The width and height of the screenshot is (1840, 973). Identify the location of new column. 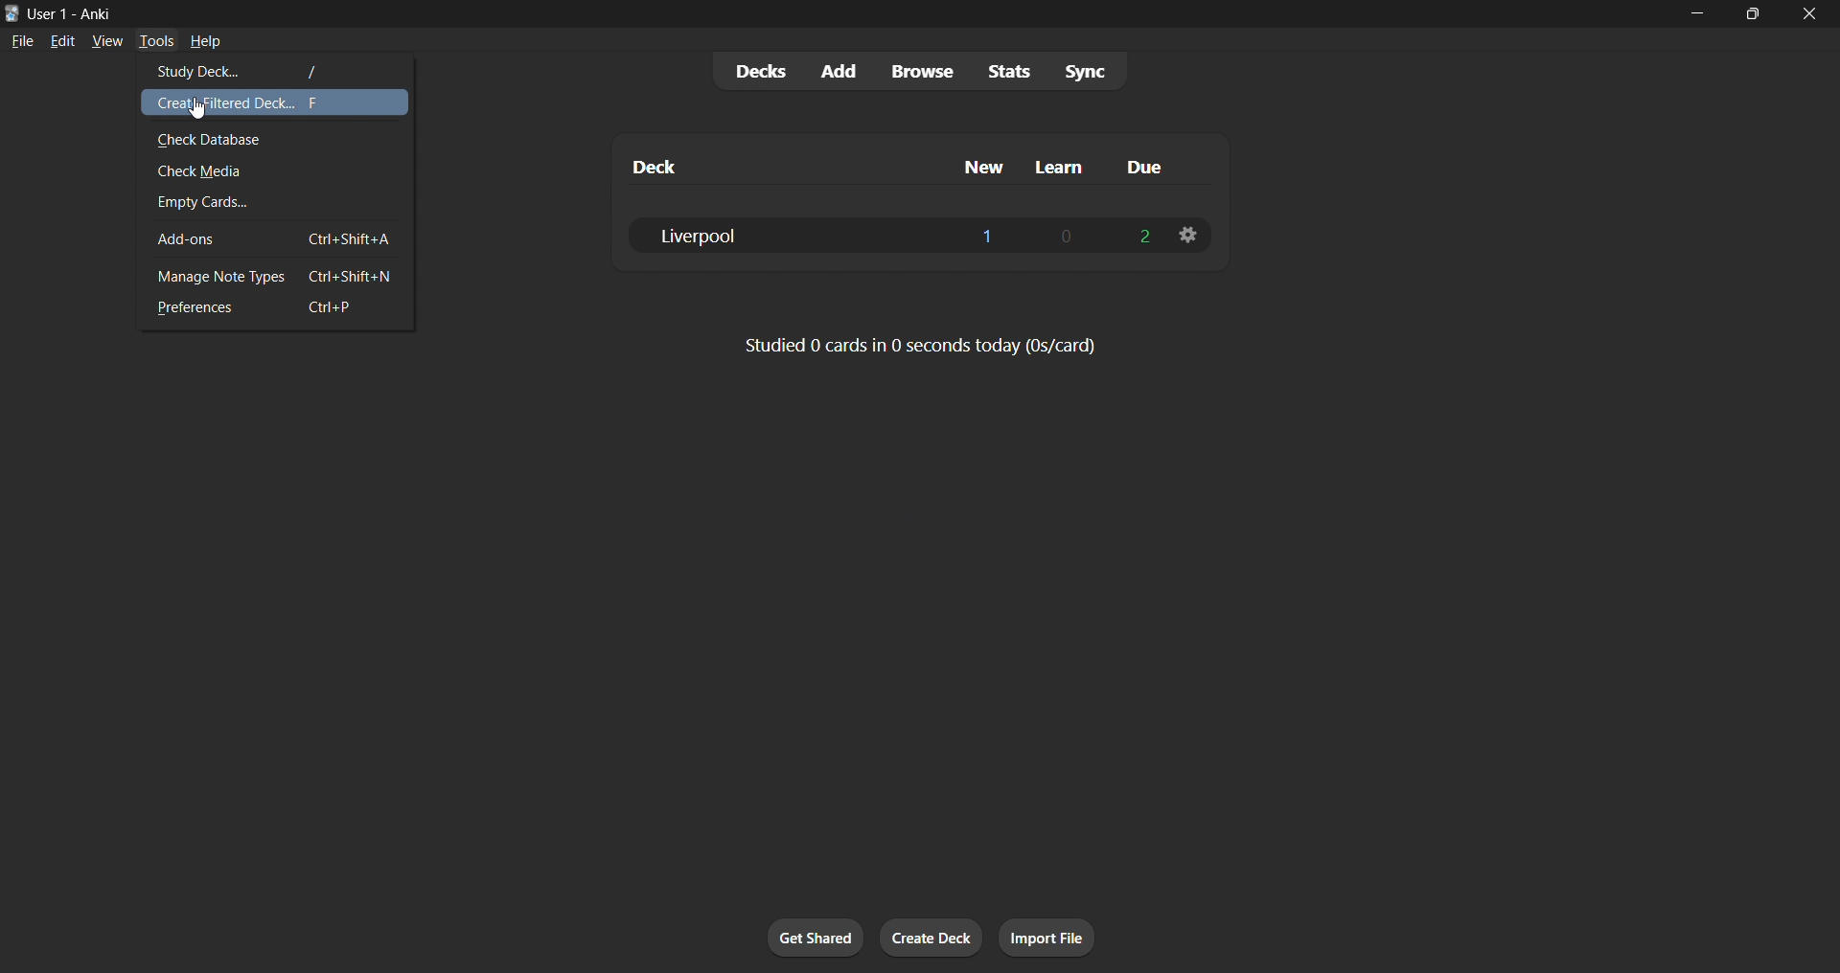
(984, 169).